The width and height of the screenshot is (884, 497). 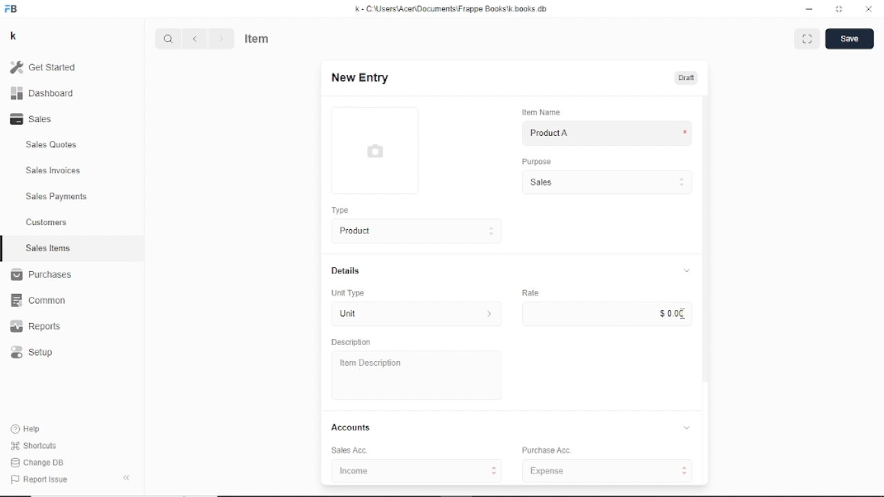 What do you see at coordinates (454, 9) in the screenshot?
I see `K -C\Users\Acer\Documents\ Frappe Books\k books db` at bounding box center [454, 9].